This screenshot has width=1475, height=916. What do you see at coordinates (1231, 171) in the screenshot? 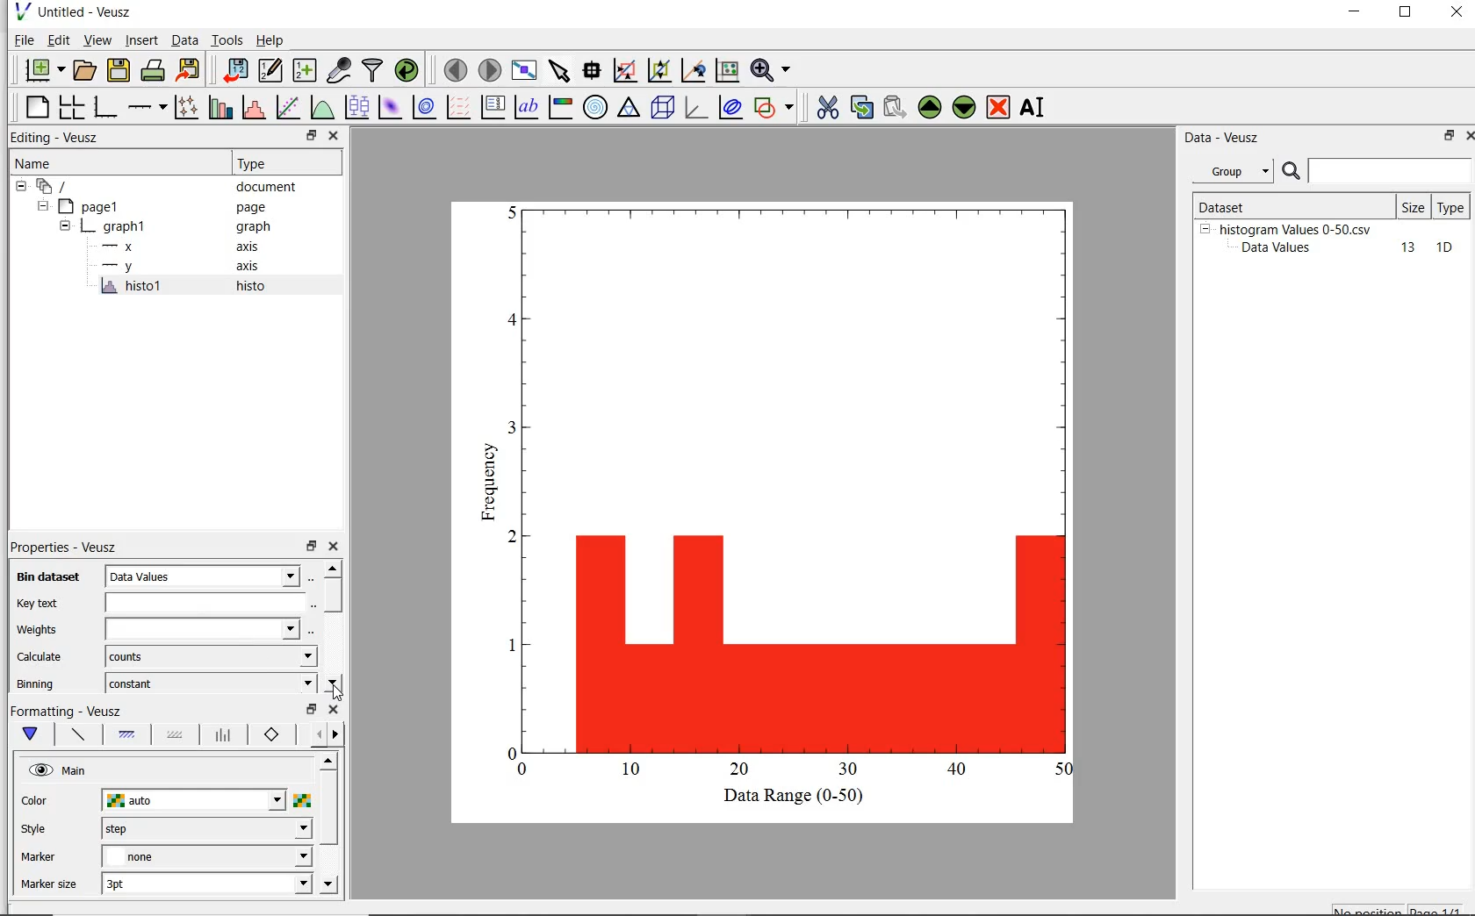
I see `group` at bounding box center [1231, 171].